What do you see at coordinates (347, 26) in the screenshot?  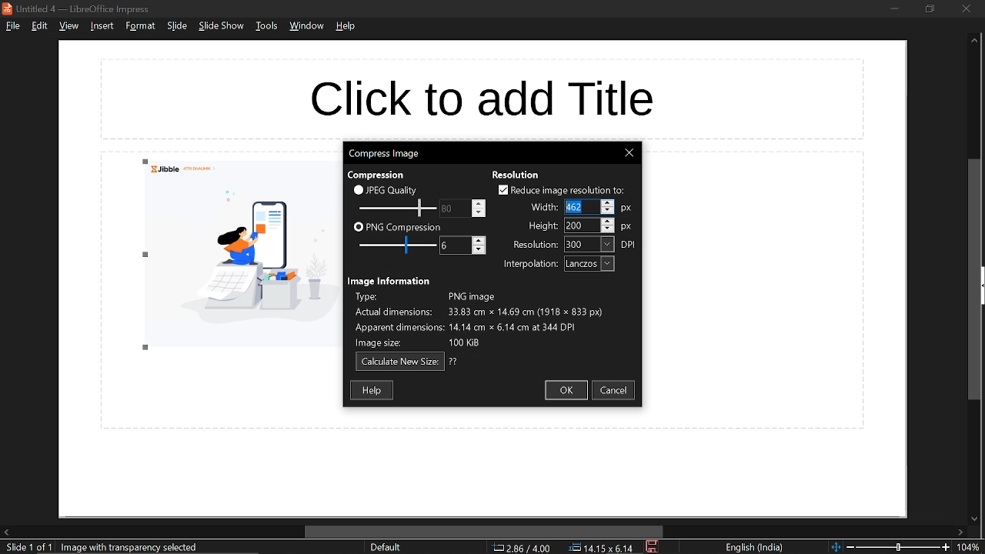 I see `help` at bounding box center [347, 26].